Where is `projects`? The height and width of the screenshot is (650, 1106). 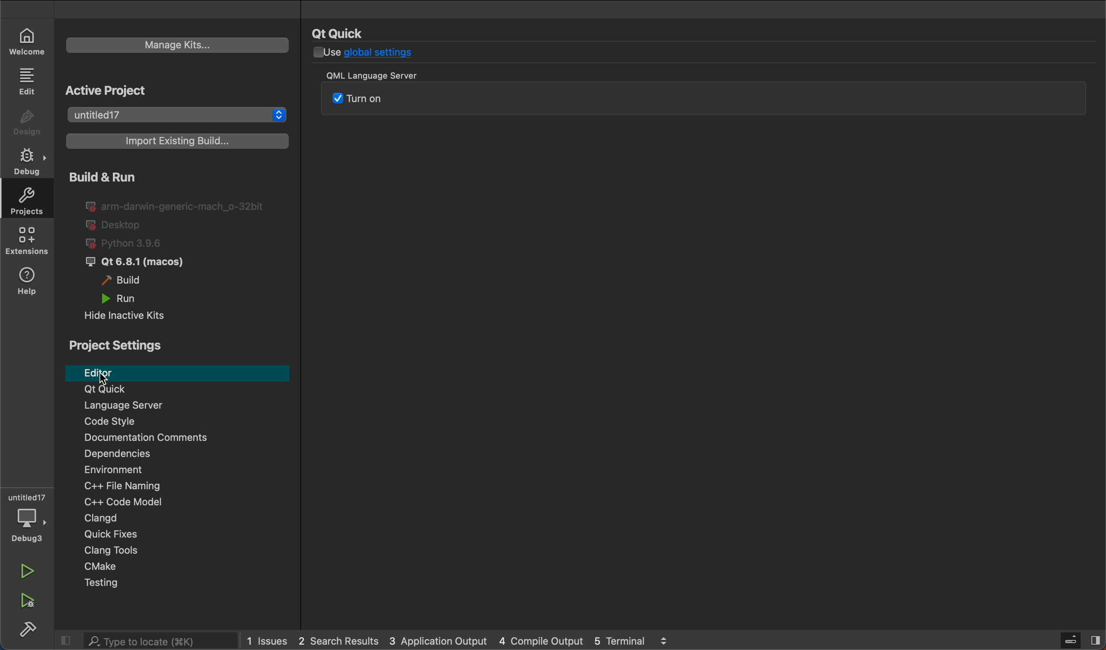 projects is located at coordinates (25, 199).